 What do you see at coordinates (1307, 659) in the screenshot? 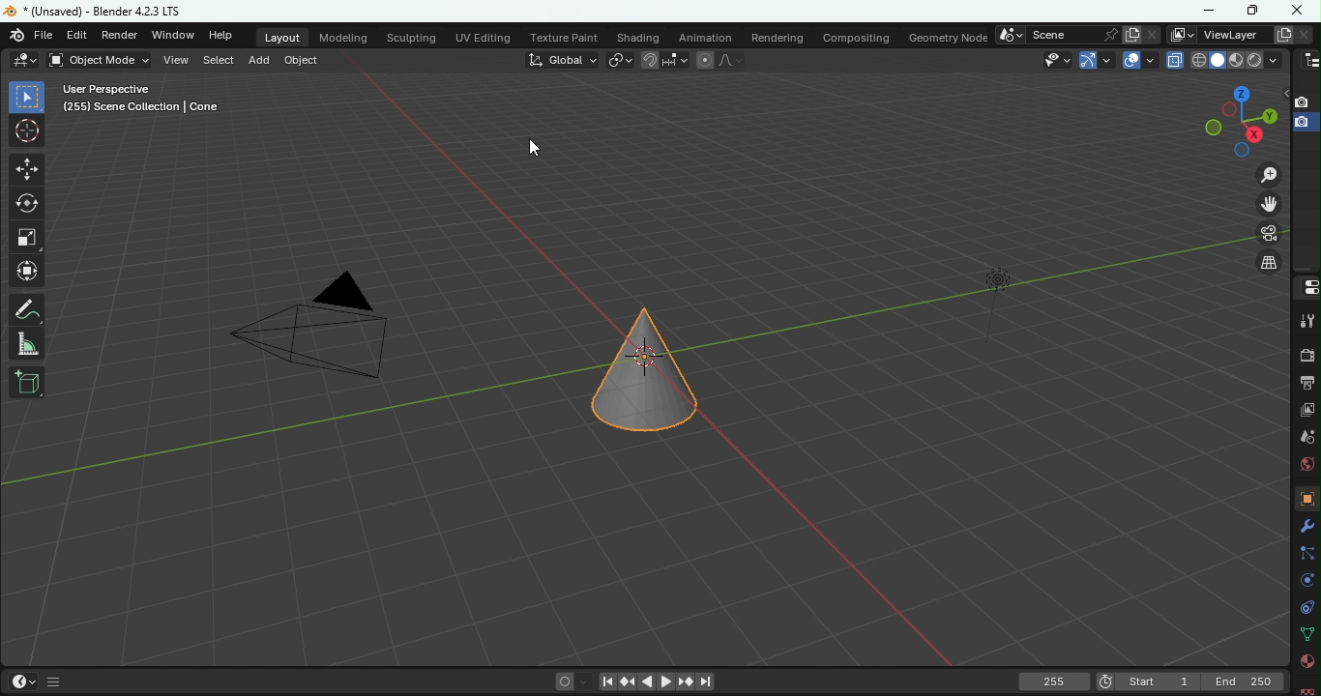
I see `Material` at bounding box center [1307, 659].